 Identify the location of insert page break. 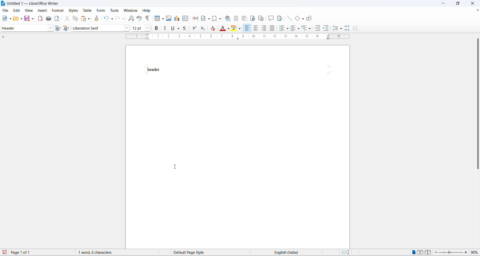
(194, 19).